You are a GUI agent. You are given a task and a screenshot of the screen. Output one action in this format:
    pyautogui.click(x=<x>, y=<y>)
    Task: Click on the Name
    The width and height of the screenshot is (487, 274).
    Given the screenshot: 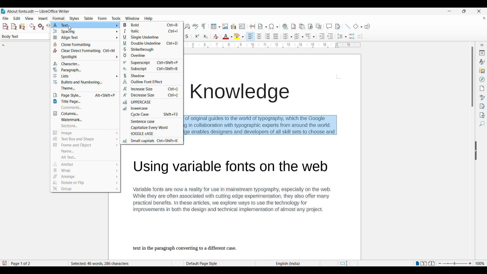 What is the action you would take?
    pyautogui.click(x=85, y=152)
    